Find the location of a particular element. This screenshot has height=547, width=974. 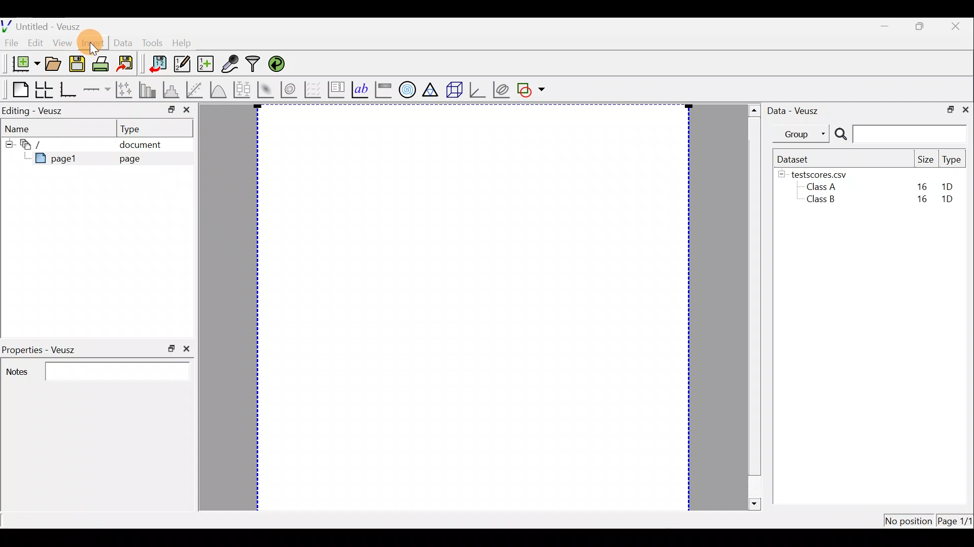

Add an axis to the plot is located at coordinates (96, 90).